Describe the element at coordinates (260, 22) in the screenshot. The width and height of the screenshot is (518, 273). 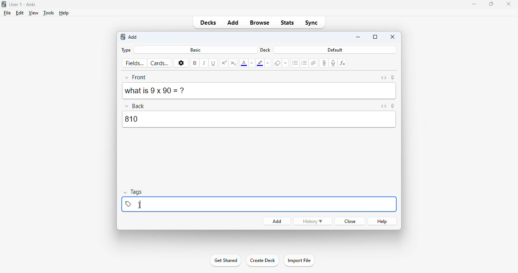
I see `browse` at that location.